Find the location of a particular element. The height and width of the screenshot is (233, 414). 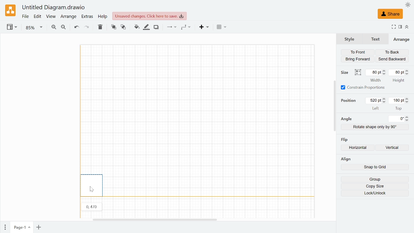

Increase height is located at coordinates (408, 70).